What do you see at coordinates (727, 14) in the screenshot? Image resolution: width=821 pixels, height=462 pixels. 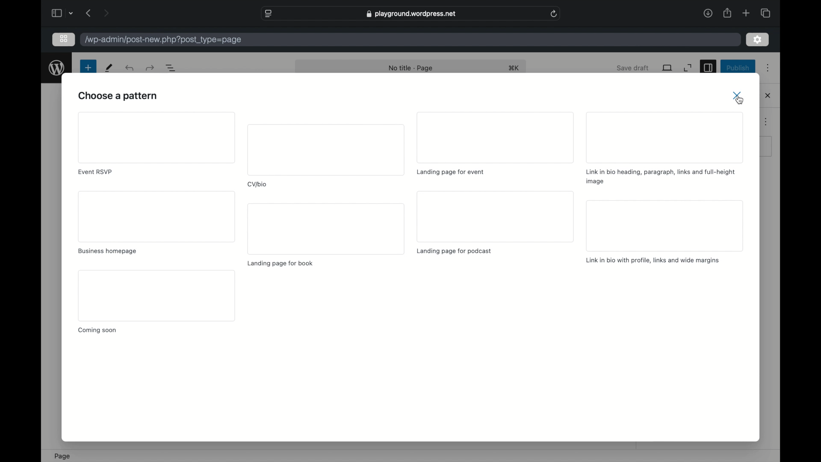 I see `share` at bounding box center [727, 14].